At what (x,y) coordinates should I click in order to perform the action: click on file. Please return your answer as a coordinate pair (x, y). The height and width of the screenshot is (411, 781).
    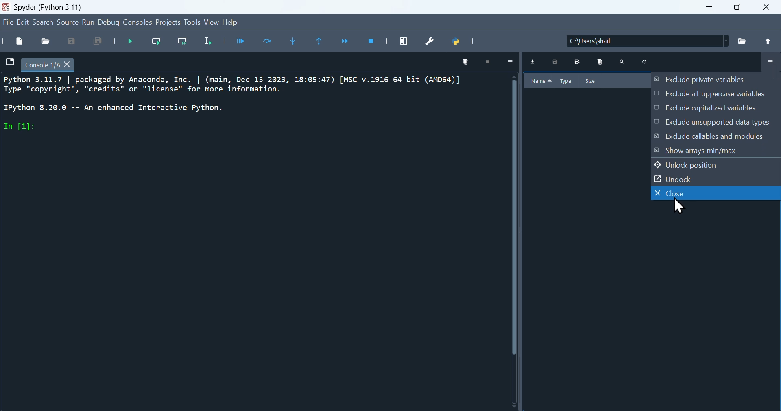
    Looking at the image, I should click on (9, 62).